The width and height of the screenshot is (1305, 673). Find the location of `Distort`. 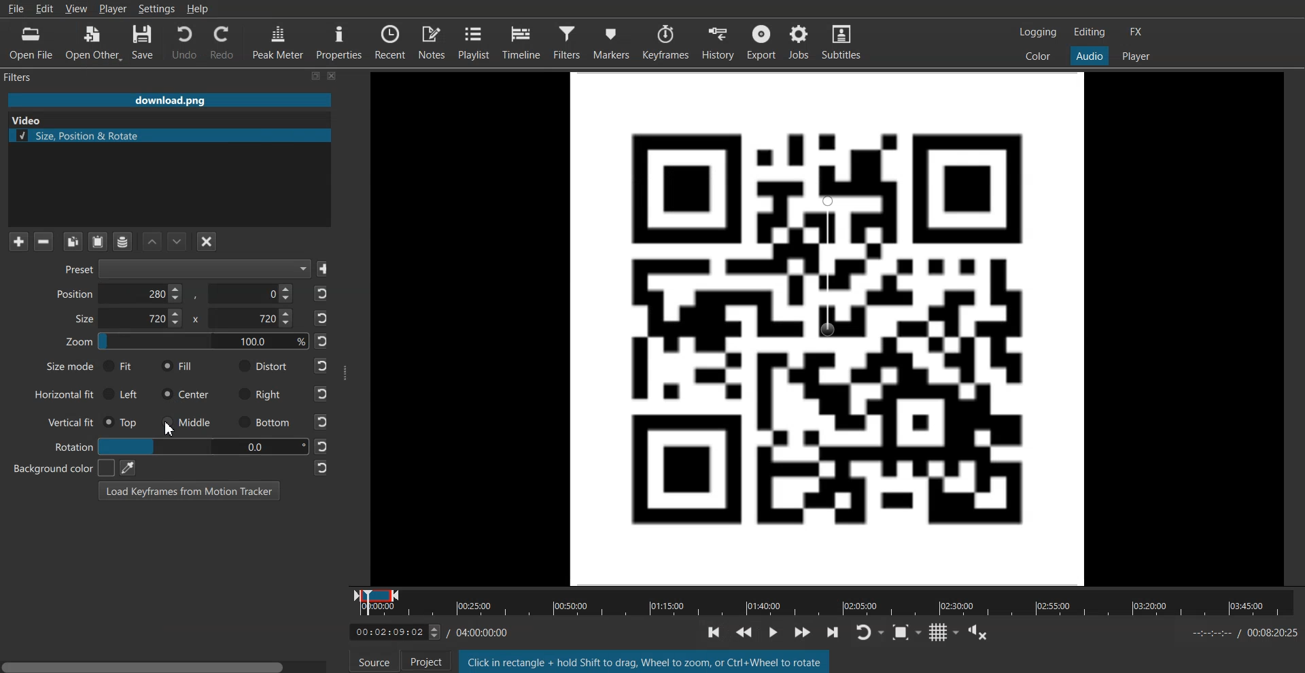

Distort is located at coordinates (262, 366).